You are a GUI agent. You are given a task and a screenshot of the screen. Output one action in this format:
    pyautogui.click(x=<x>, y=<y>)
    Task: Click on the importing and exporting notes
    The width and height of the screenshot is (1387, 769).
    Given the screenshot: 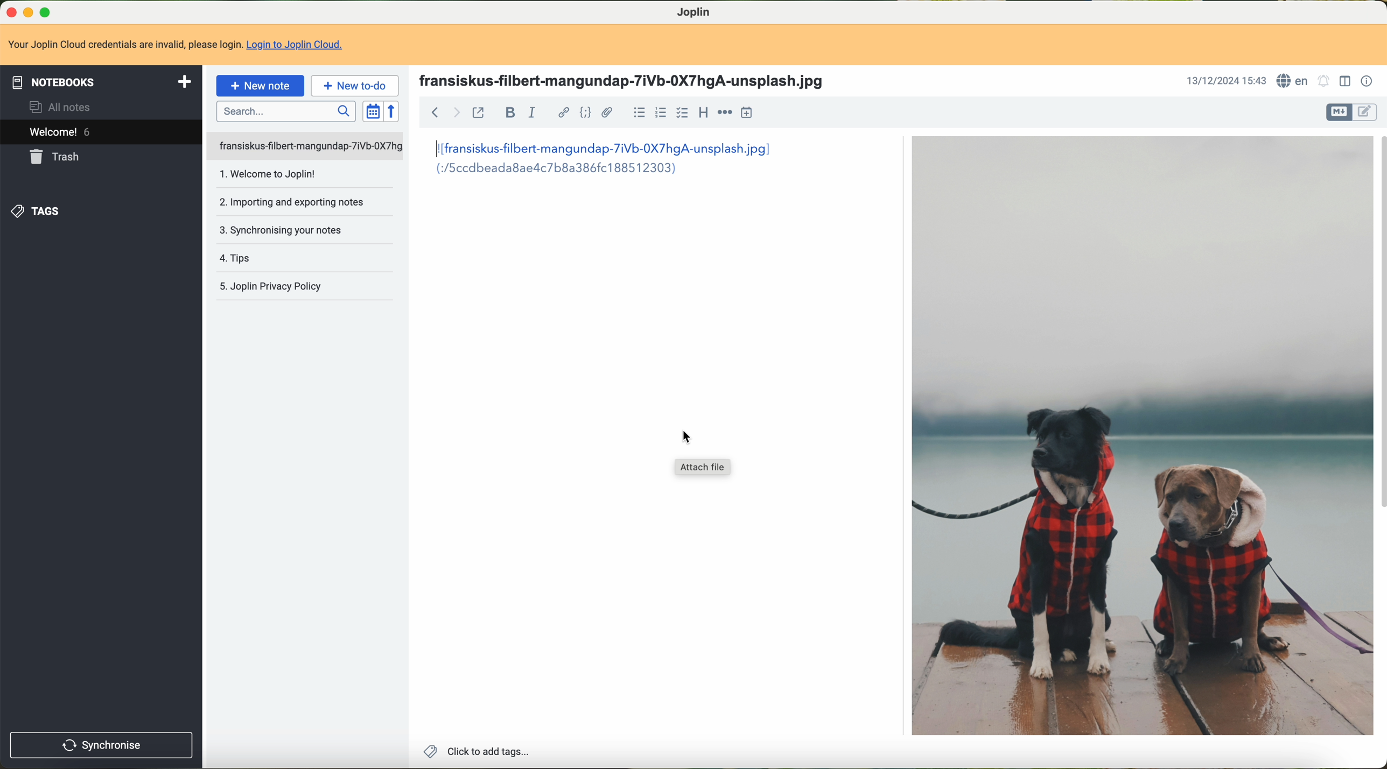 What is the action you would take?
    pyautogui.click(x=290, y=201)
    